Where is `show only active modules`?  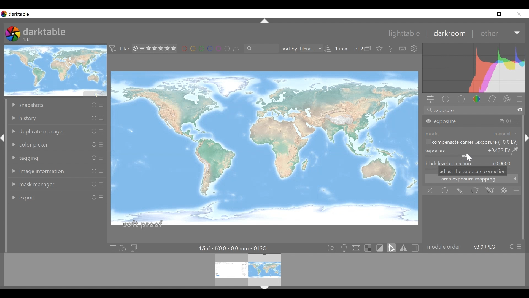 show only active modules is located at coordinates (444, 100).